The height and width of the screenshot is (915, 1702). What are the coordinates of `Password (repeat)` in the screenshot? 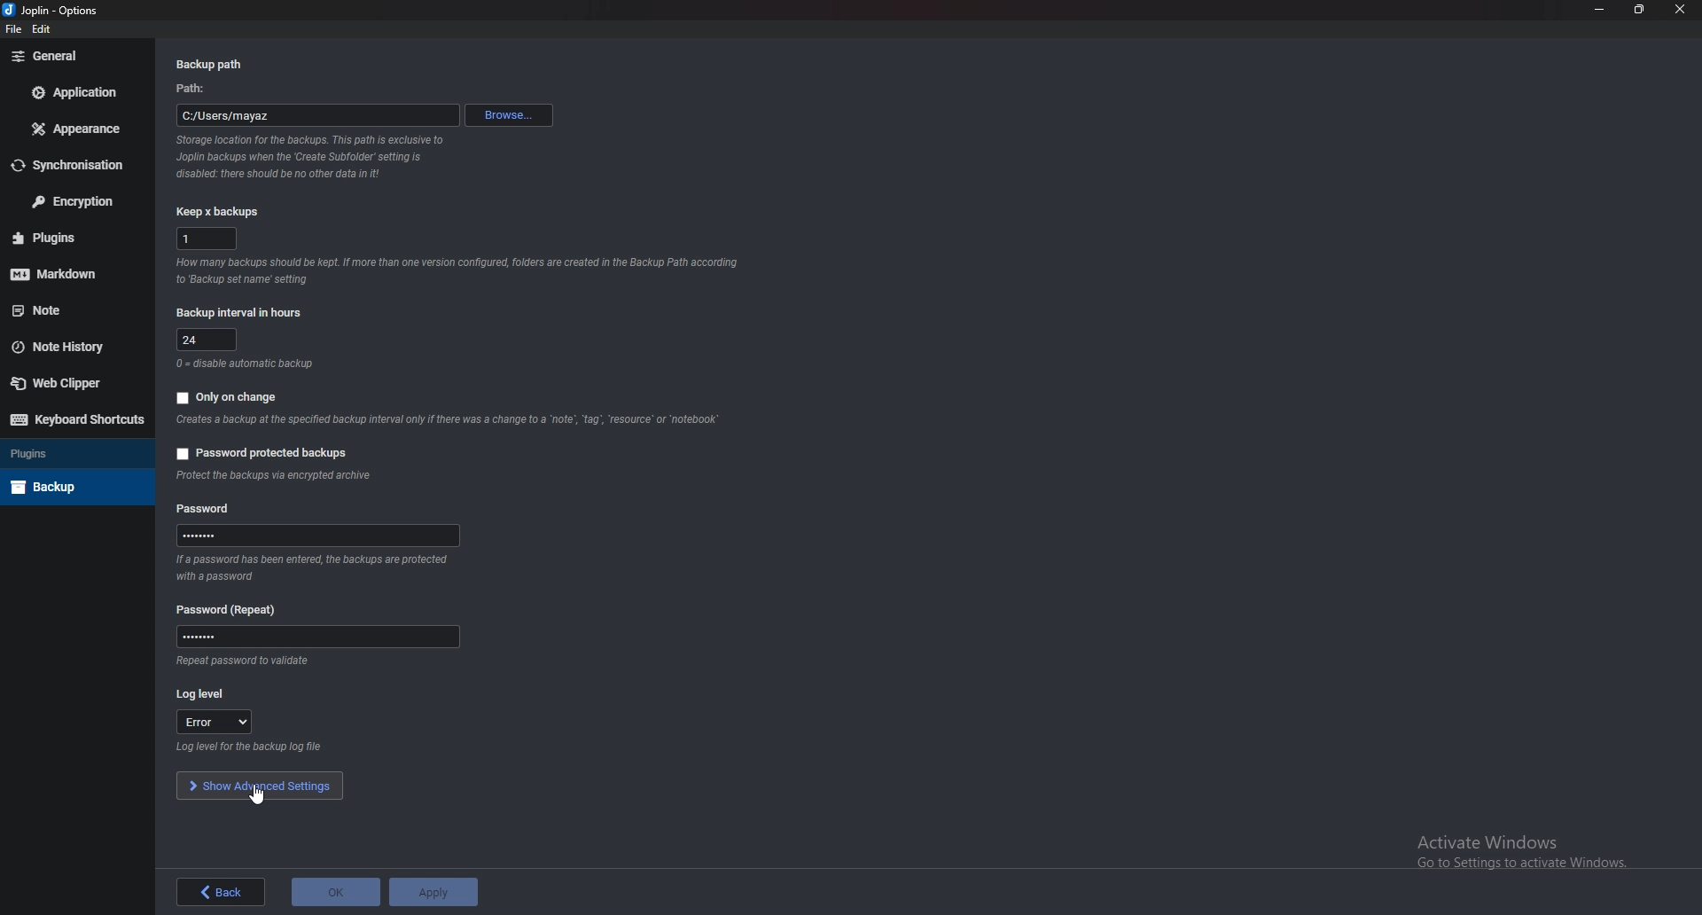 It's located at (238, 607).